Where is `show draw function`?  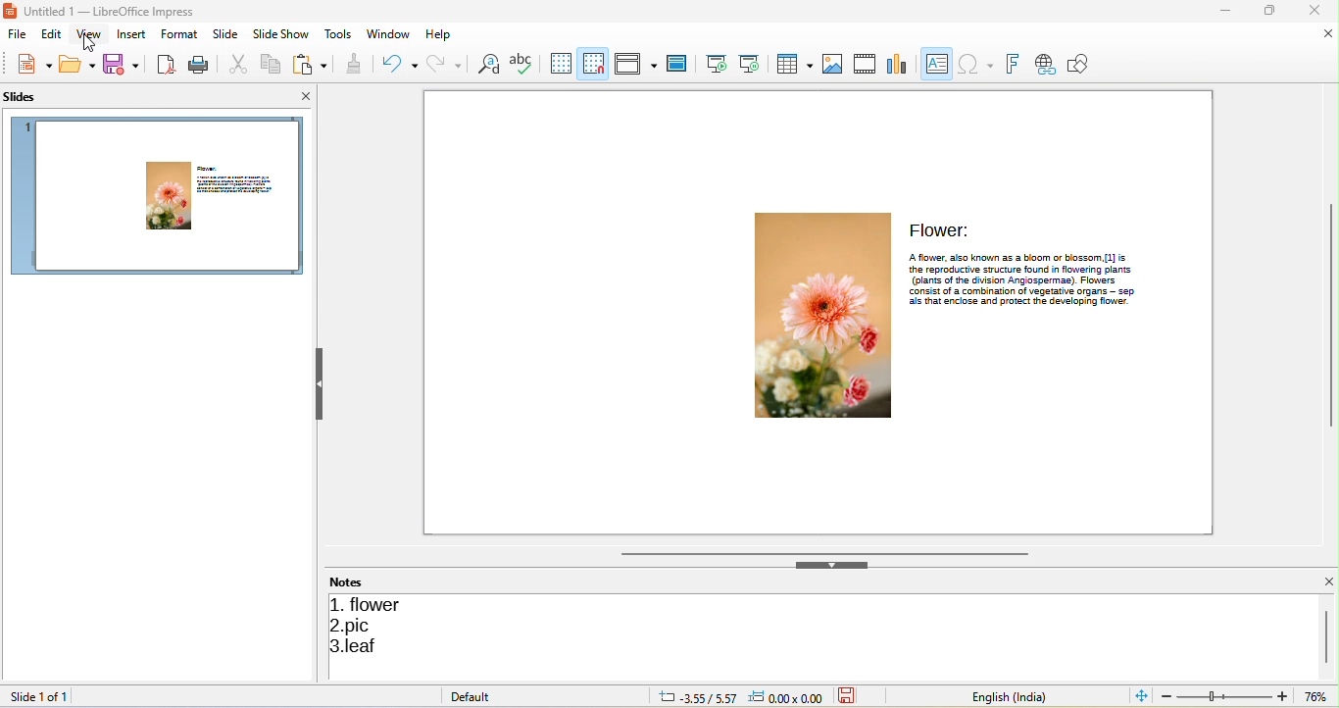 show draw function is located at coordinates (1080, 63).